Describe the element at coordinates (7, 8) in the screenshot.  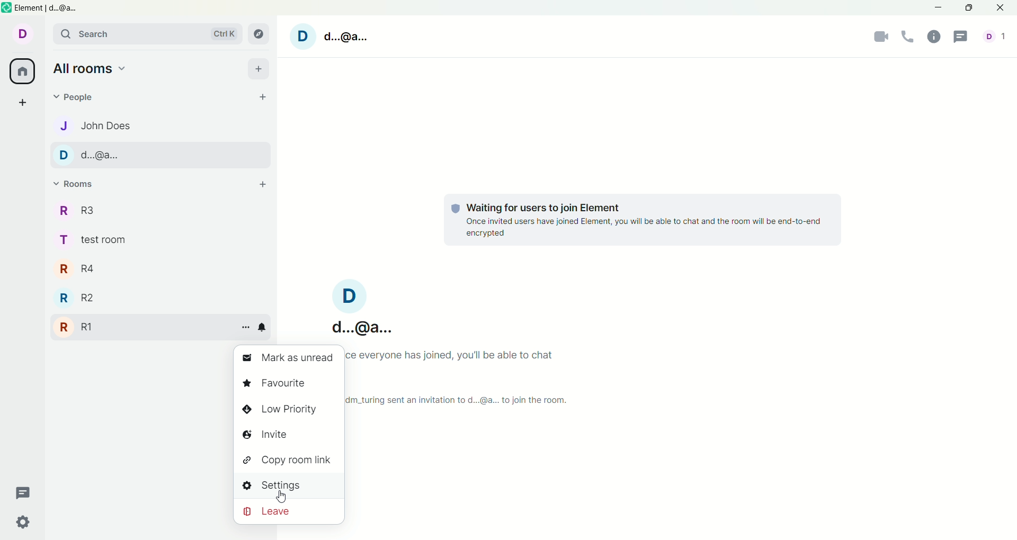
I see `element logo` at that location.